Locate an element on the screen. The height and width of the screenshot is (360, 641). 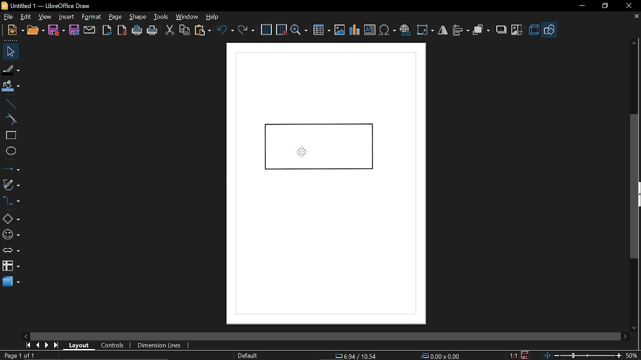
zoom is located at coordinates (299, 30).